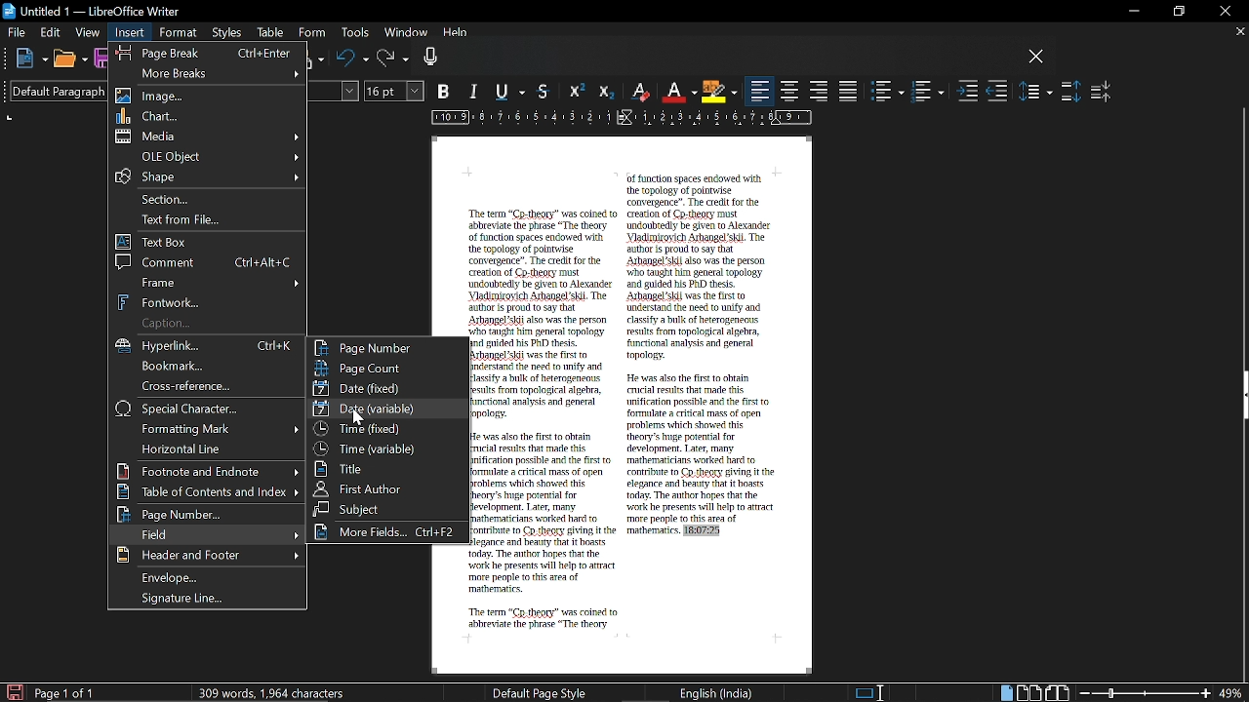 This screenshot has width=1249, height=702. Describe the element at coordinates (209, 115) in the screenshot. I see `Chart` at that location.